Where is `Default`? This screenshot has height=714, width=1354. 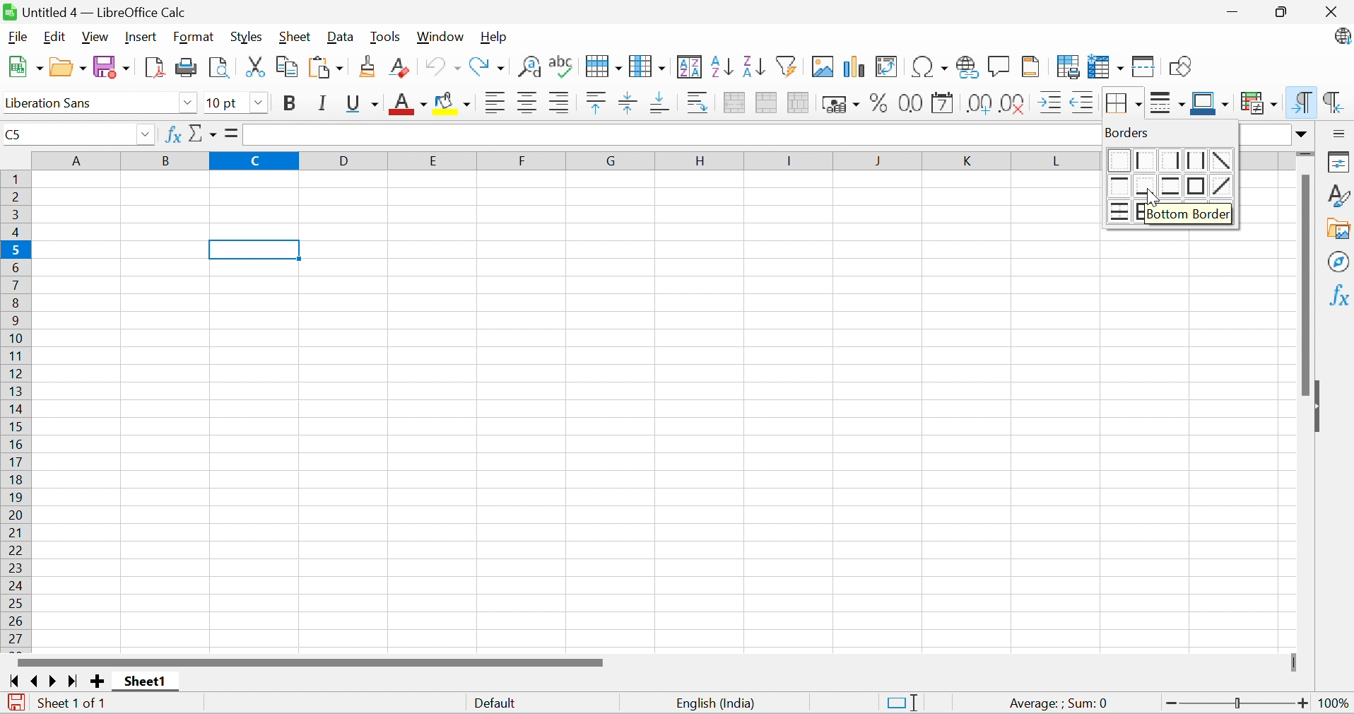 Default is located at coordinates (498, 705).